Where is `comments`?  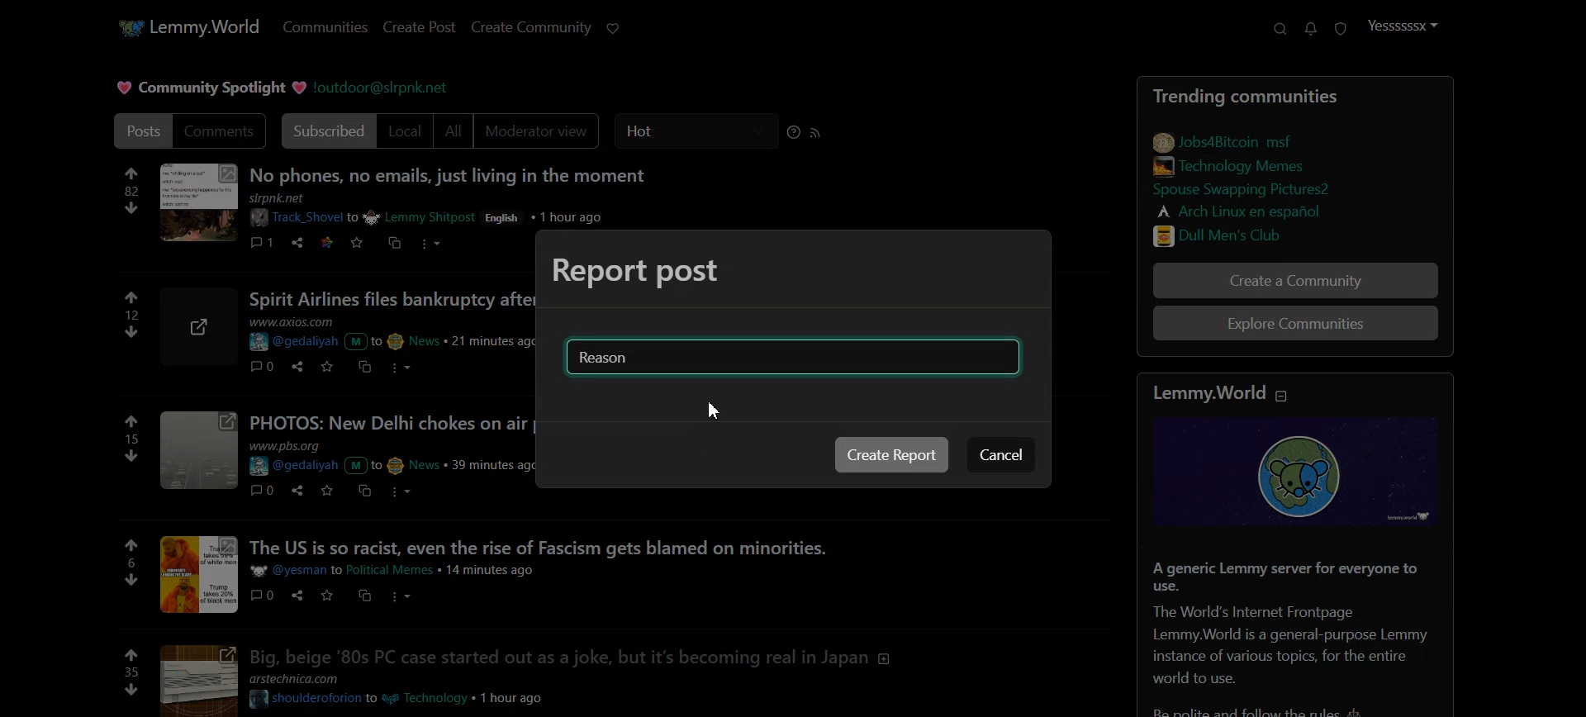 comments is located at coordinates (263, 489).